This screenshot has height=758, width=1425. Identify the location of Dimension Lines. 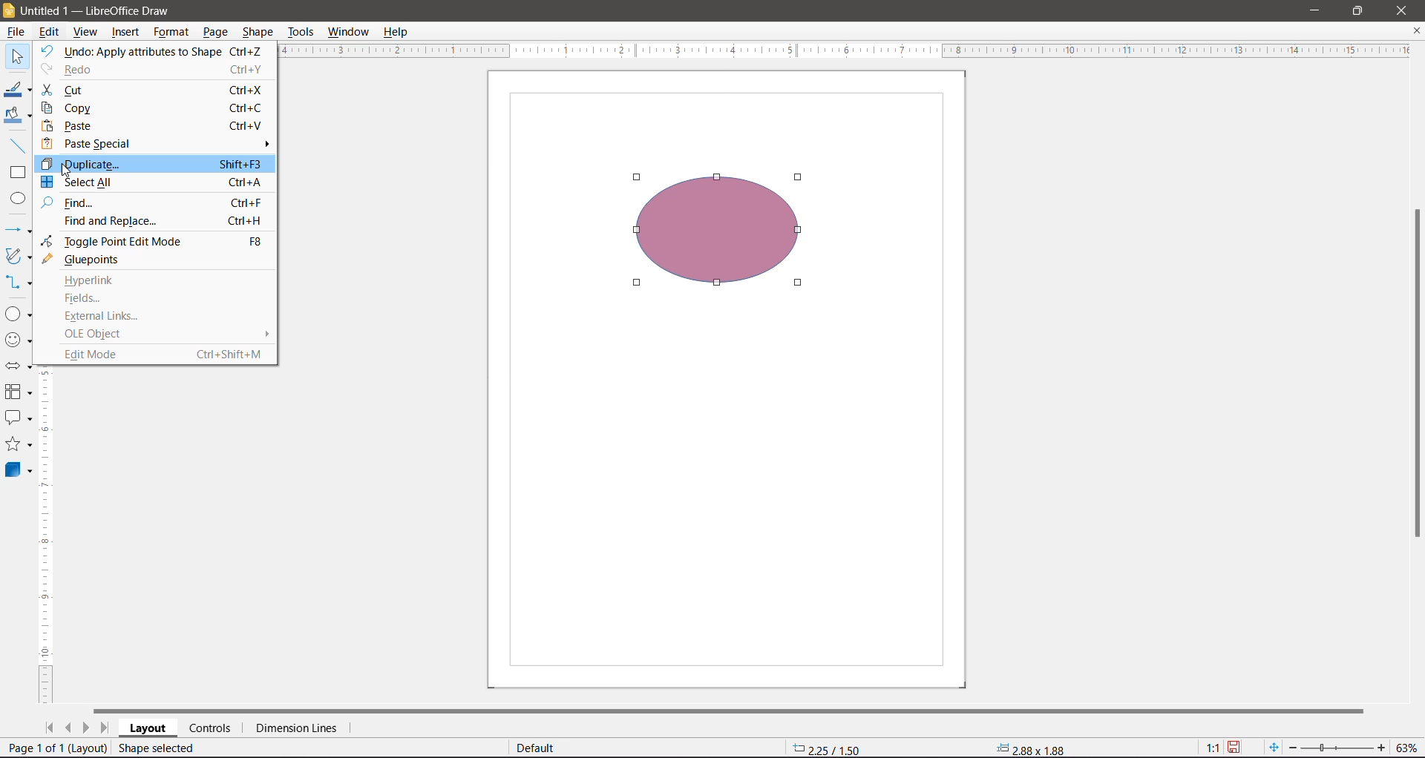
(300, 728).